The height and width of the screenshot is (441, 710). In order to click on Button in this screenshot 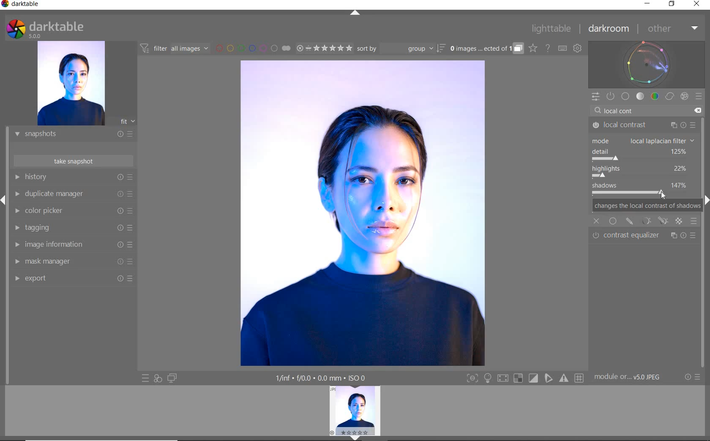, I will do `click(472, 379)`.